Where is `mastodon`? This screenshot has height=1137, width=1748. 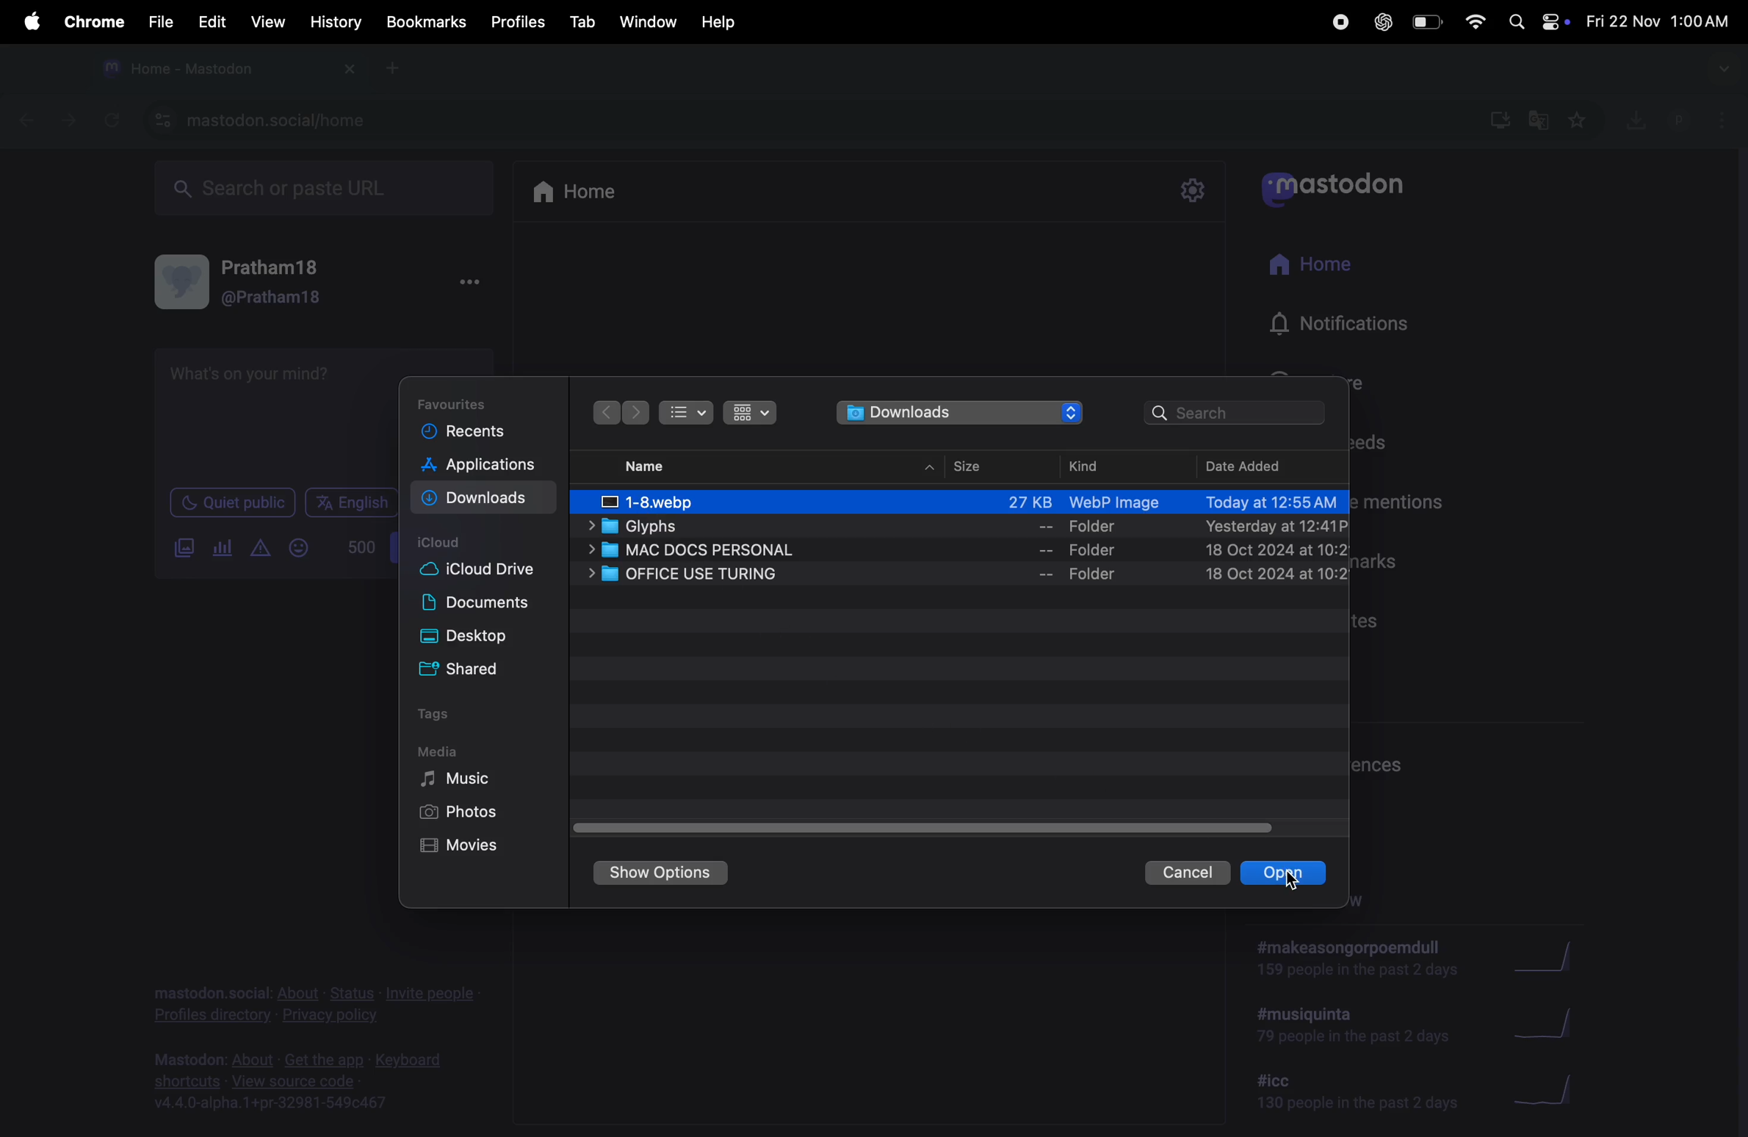 mastodon is located at coordinates (1352, 191).